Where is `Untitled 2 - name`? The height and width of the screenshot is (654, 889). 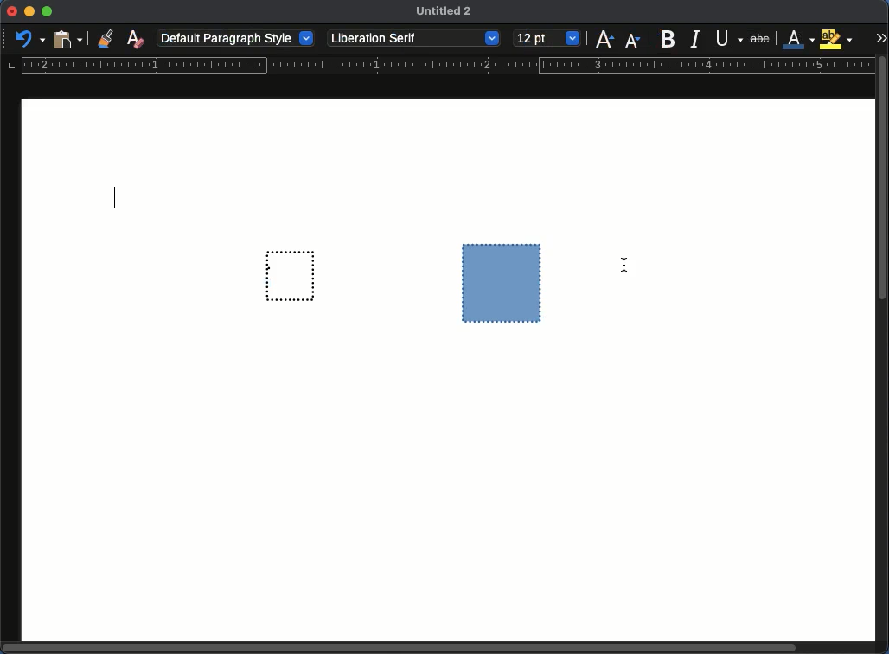
Untitled 2 - name is located at coordinates (445, 10).